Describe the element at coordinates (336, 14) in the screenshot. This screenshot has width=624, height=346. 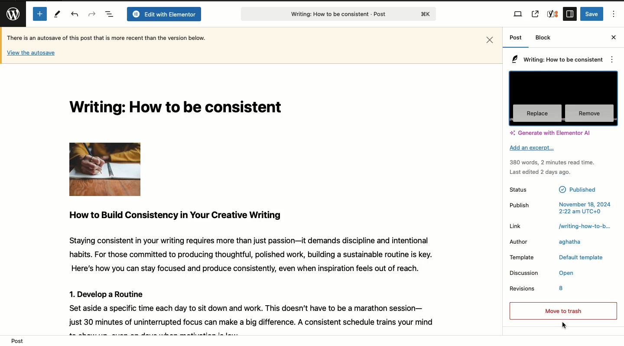
I see `Writing: How to be consistent - Post` at that location.